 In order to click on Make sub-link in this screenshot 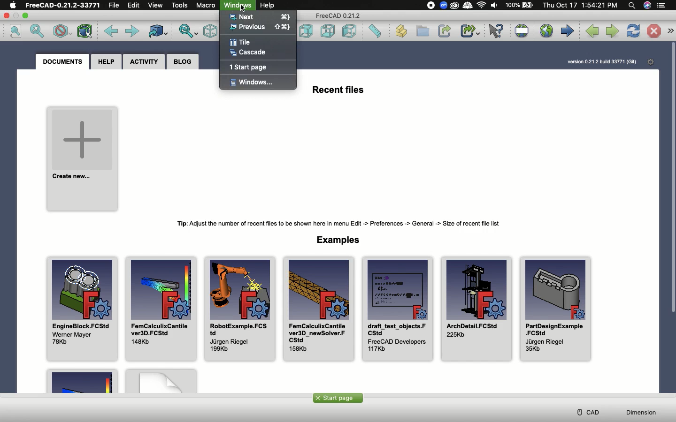, I will do `click(470, 31)`.